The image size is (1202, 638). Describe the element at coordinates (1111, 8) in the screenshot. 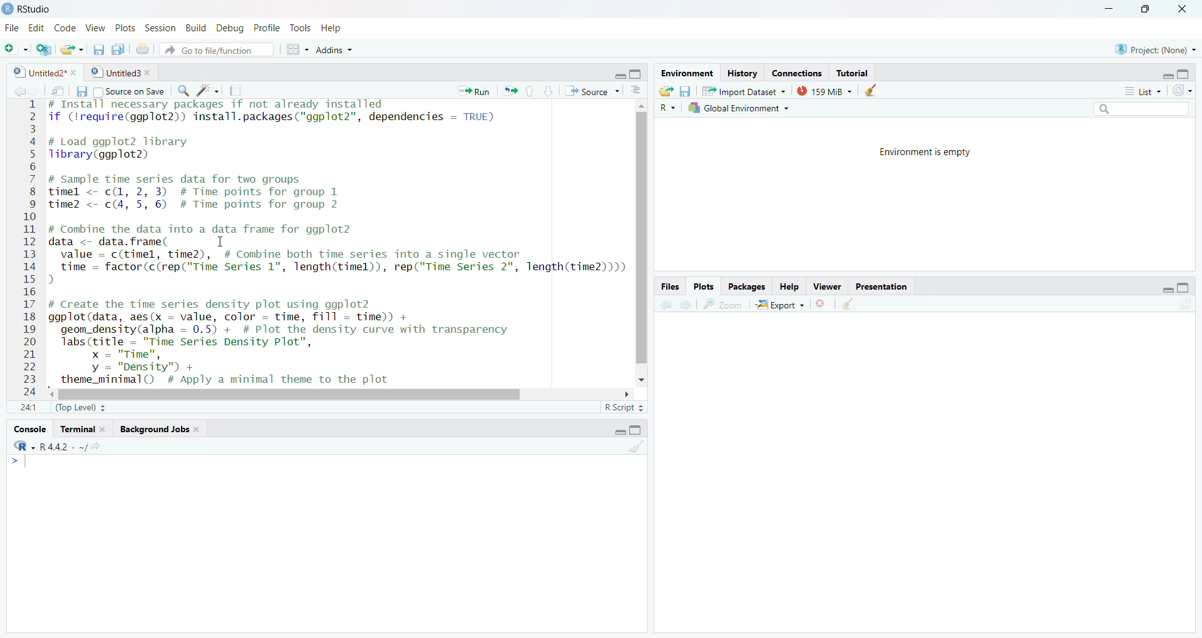

I see `Minimize` at that location.